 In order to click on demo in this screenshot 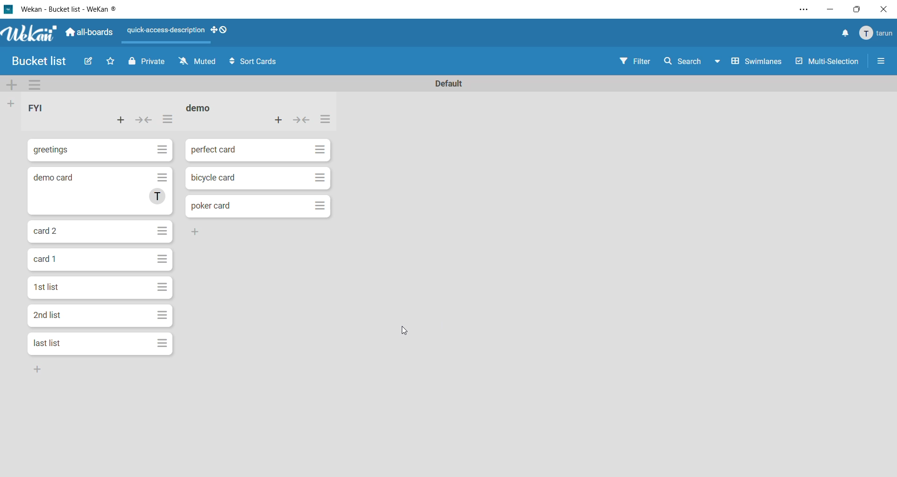, I will do `click(211, 107)`.